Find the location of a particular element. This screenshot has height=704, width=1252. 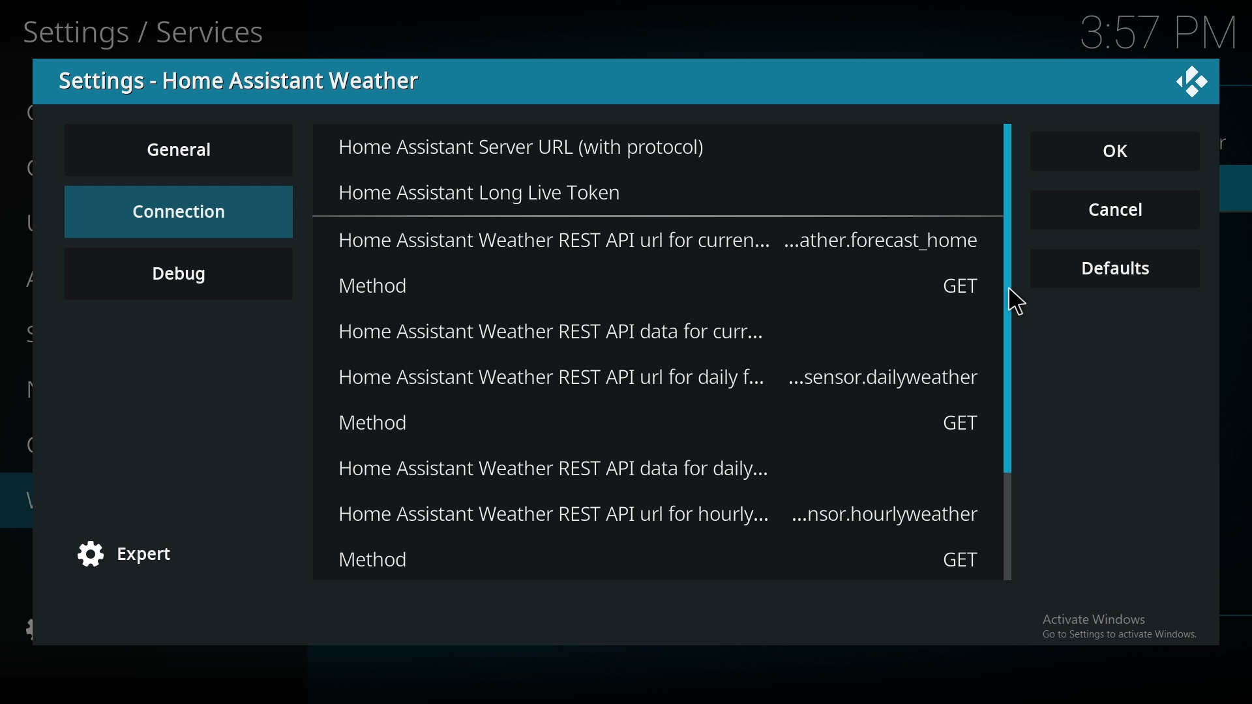

settings - home assistant weather is located at coordinates (247, 81).